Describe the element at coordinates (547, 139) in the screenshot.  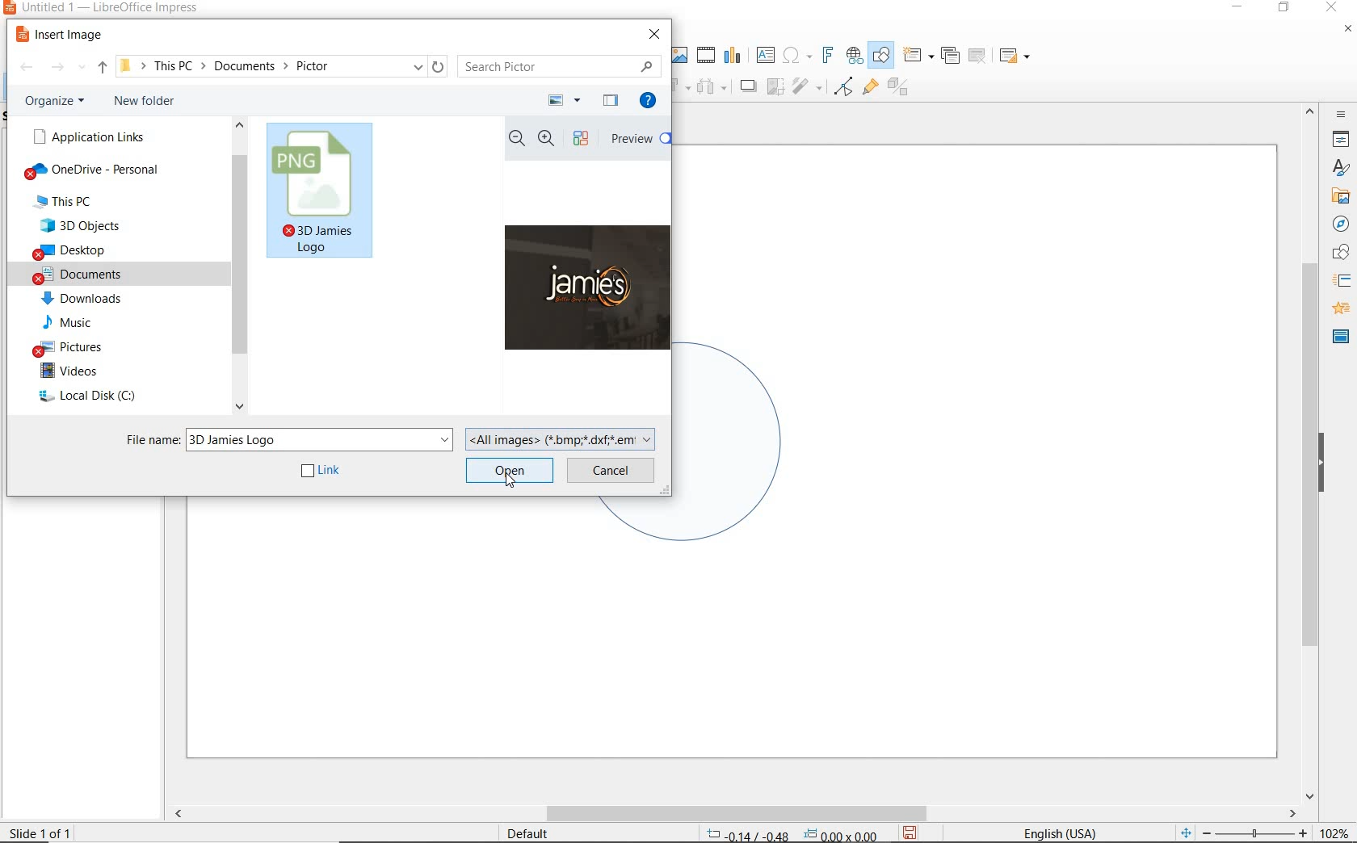
I see `zoom in ` at that location.